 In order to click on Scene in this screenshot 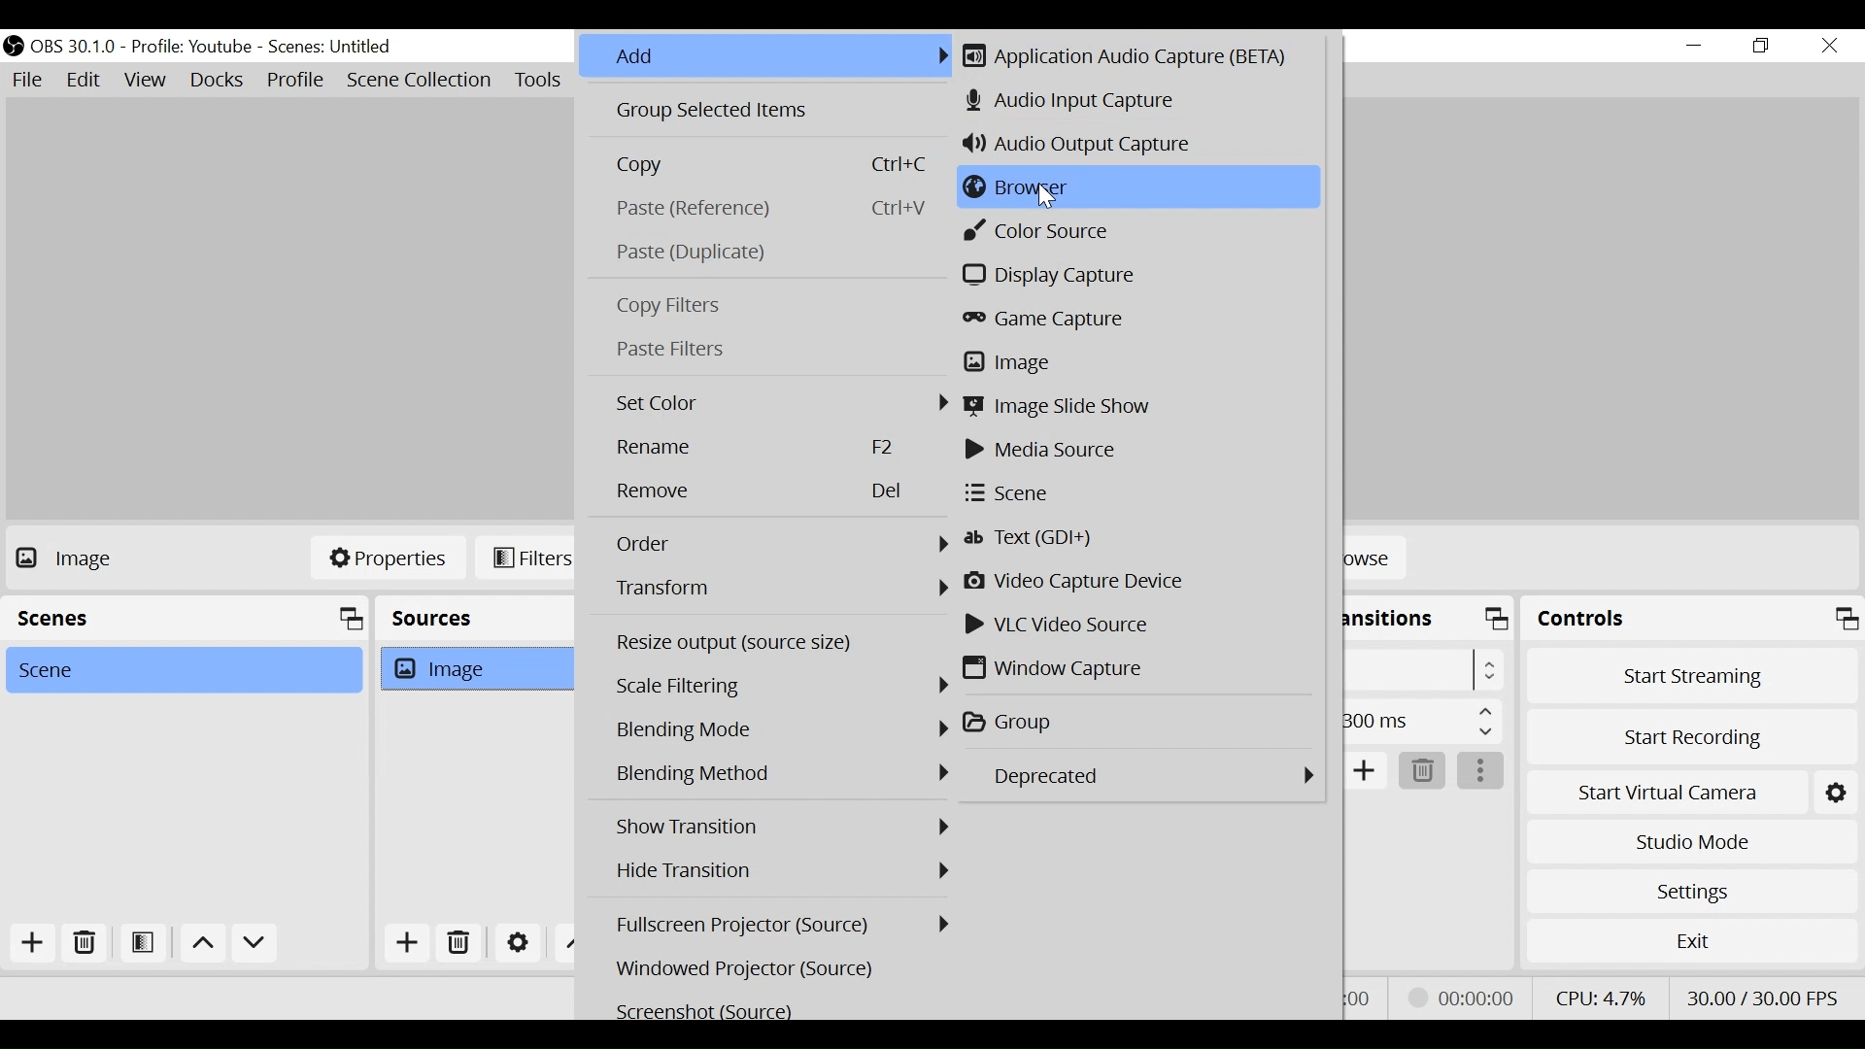, I will do `click(1135, 493)`.